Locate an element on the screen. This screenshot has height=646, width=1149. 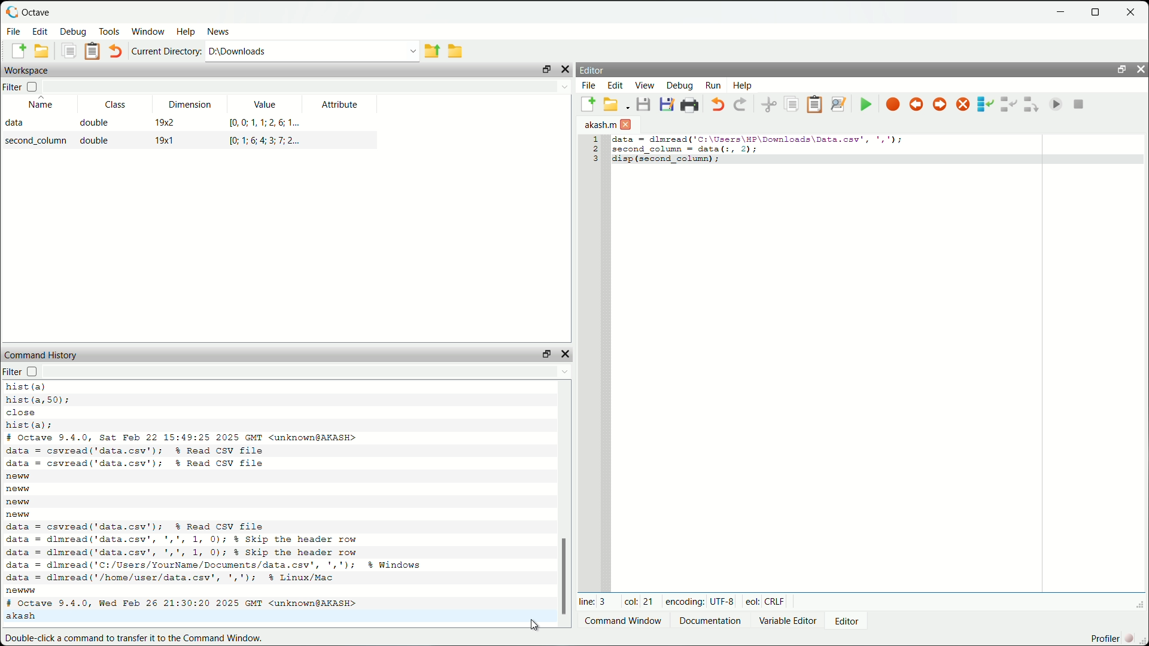
attribute is located at coordinates (341, 105).